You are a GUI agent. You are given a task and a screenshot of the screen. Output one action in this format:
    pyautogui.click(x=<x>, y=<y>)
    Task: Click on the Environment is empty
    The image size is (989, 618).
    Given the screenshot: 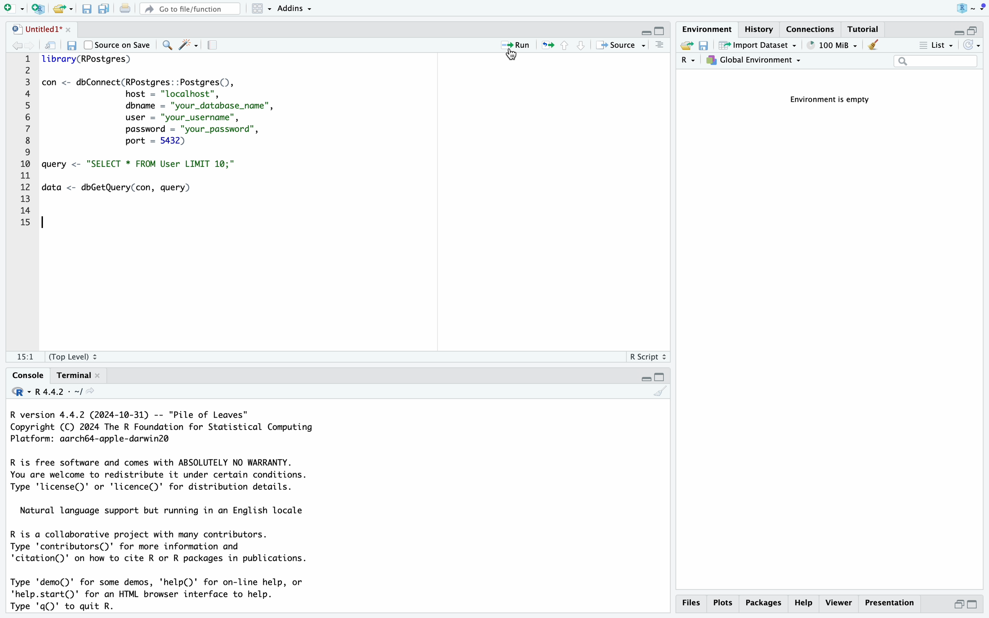 What is the action you would take?
    pyautogui.click(x=835, y=100)
    